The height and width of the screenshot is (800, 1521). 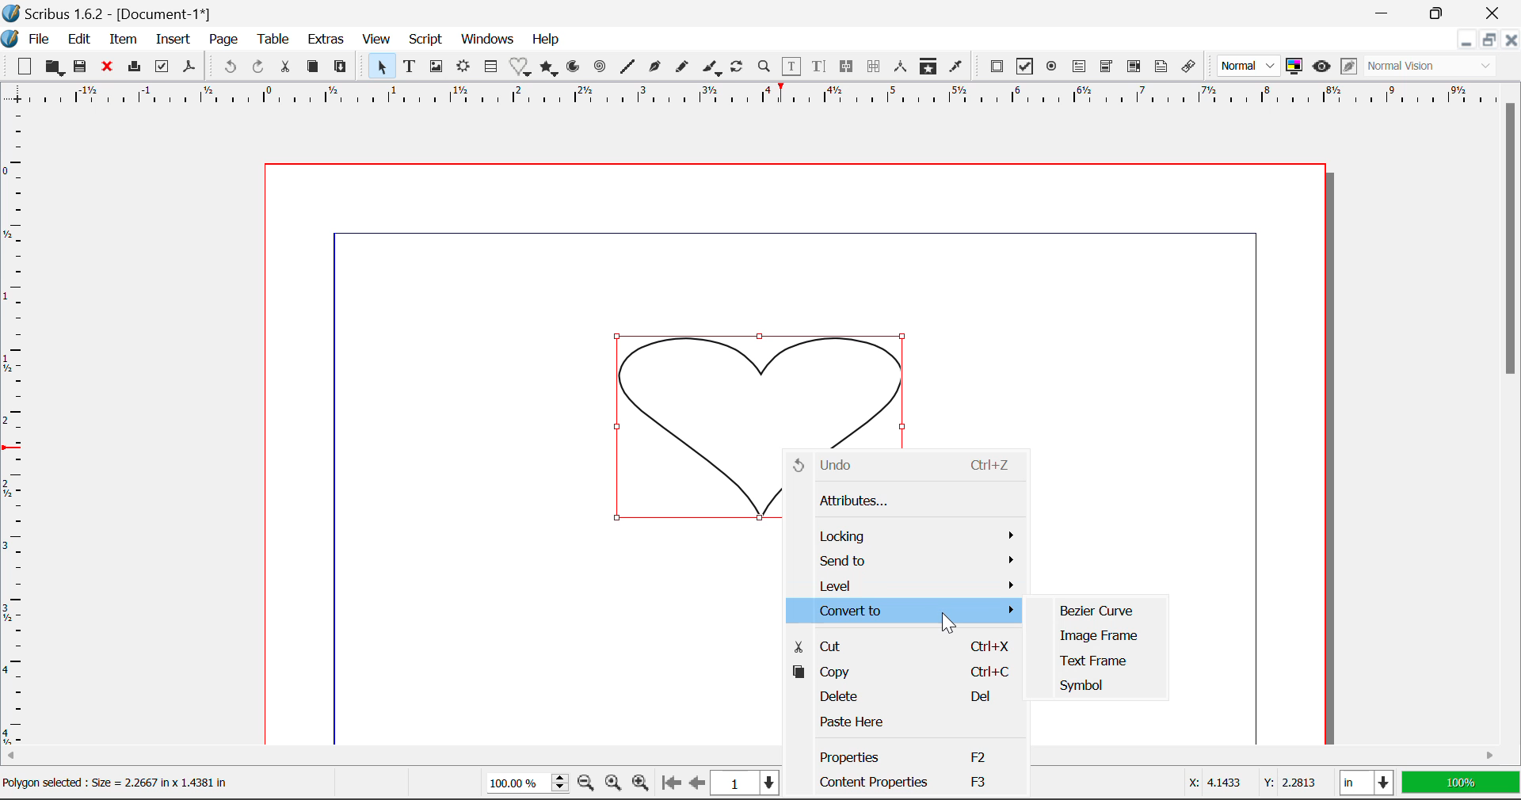 I want to click on Item, so click(x=124, y=40).